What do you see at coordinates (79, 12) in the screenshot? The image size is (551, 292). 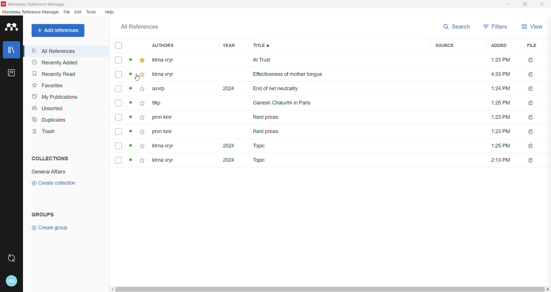 I see `Edit` at bounding box center [79, 12].